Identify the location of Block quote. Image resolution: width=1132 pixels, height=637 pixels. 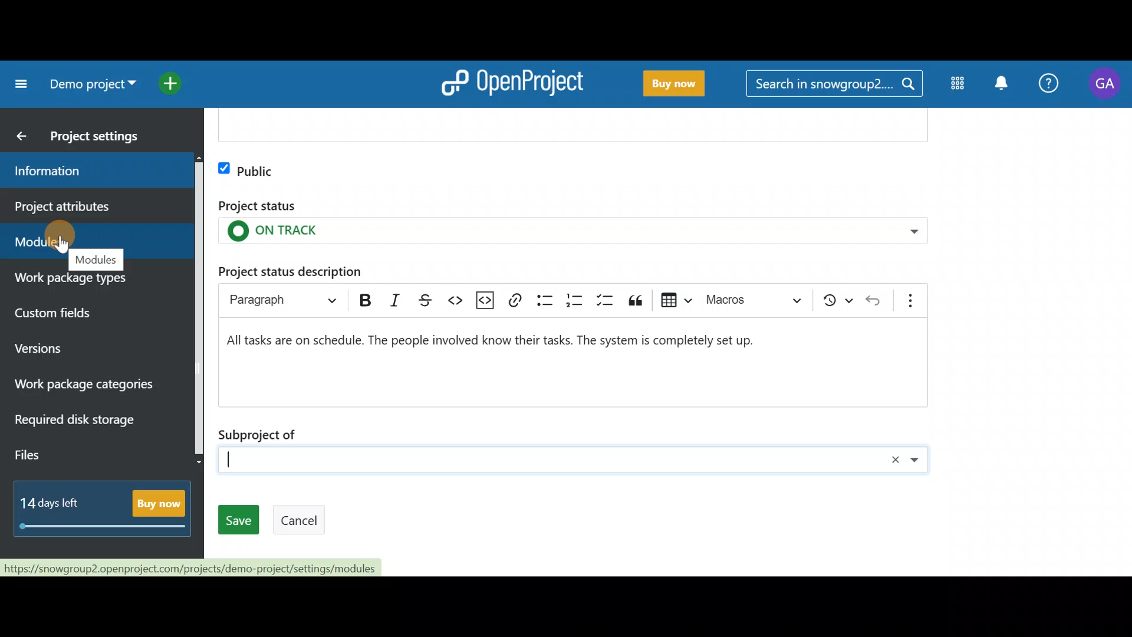
(637, 300).